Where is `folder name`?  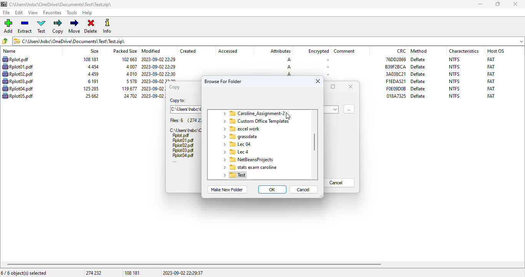
folder name is located at coordinates (235, 152).